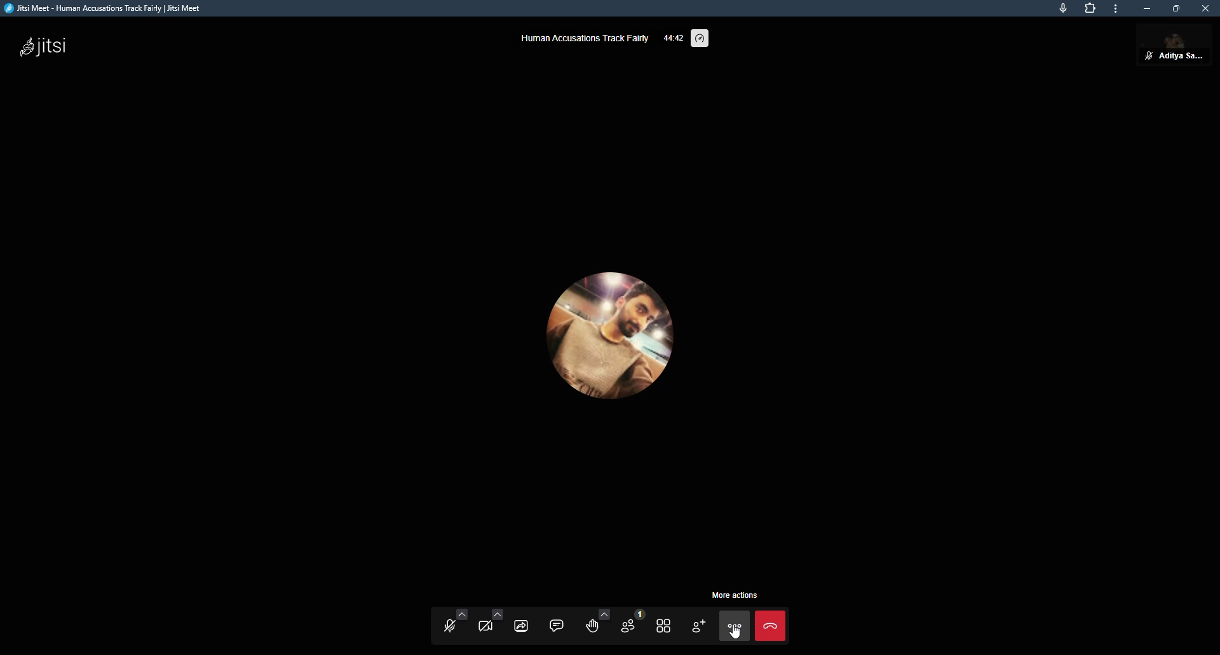 This screenshot has height=655, width=1220. Describe the element at coordinates (672, 37) in the screenshot. I see `elapsed time` at that location.